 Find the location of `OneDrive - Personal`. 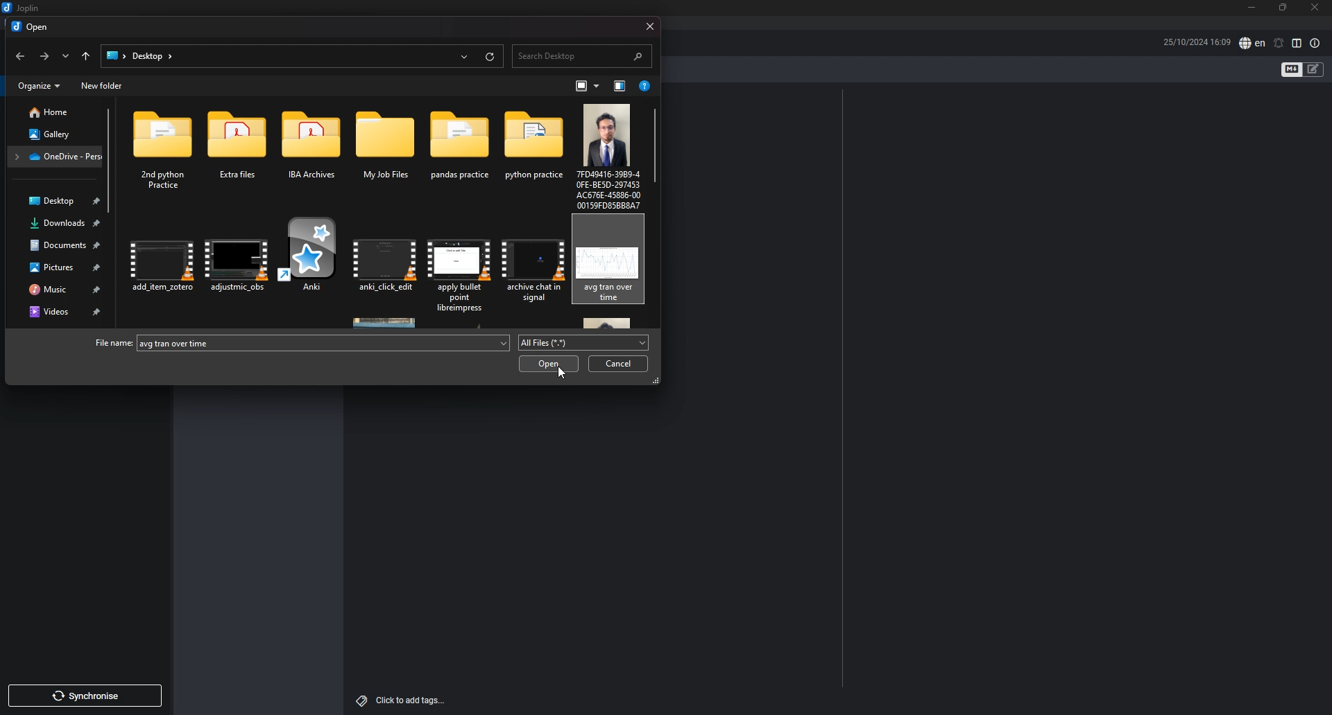

OneDrive - Personal is located at coordinates (55, 157).